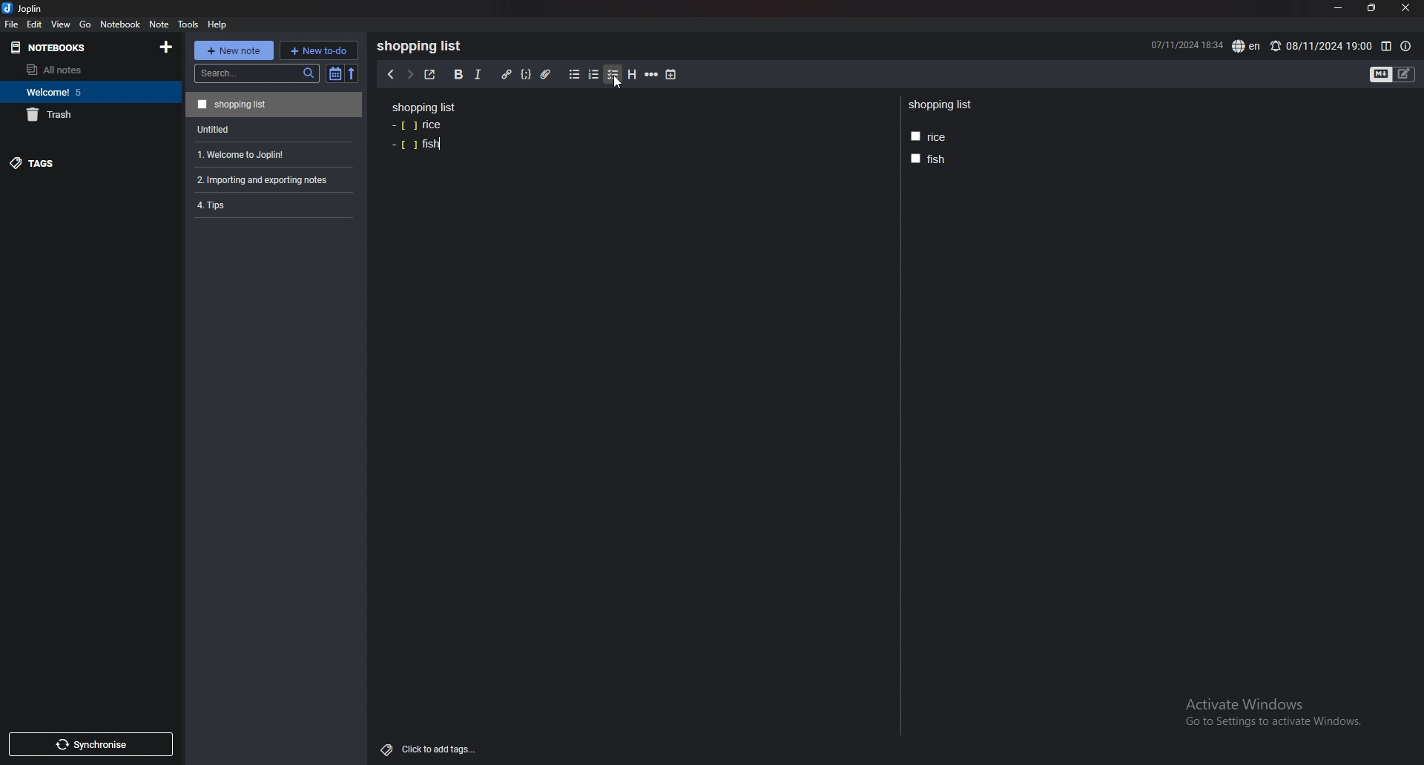 The height and width of the screenshot is (765, 1424). I want to click on tools, so click(188, 24).